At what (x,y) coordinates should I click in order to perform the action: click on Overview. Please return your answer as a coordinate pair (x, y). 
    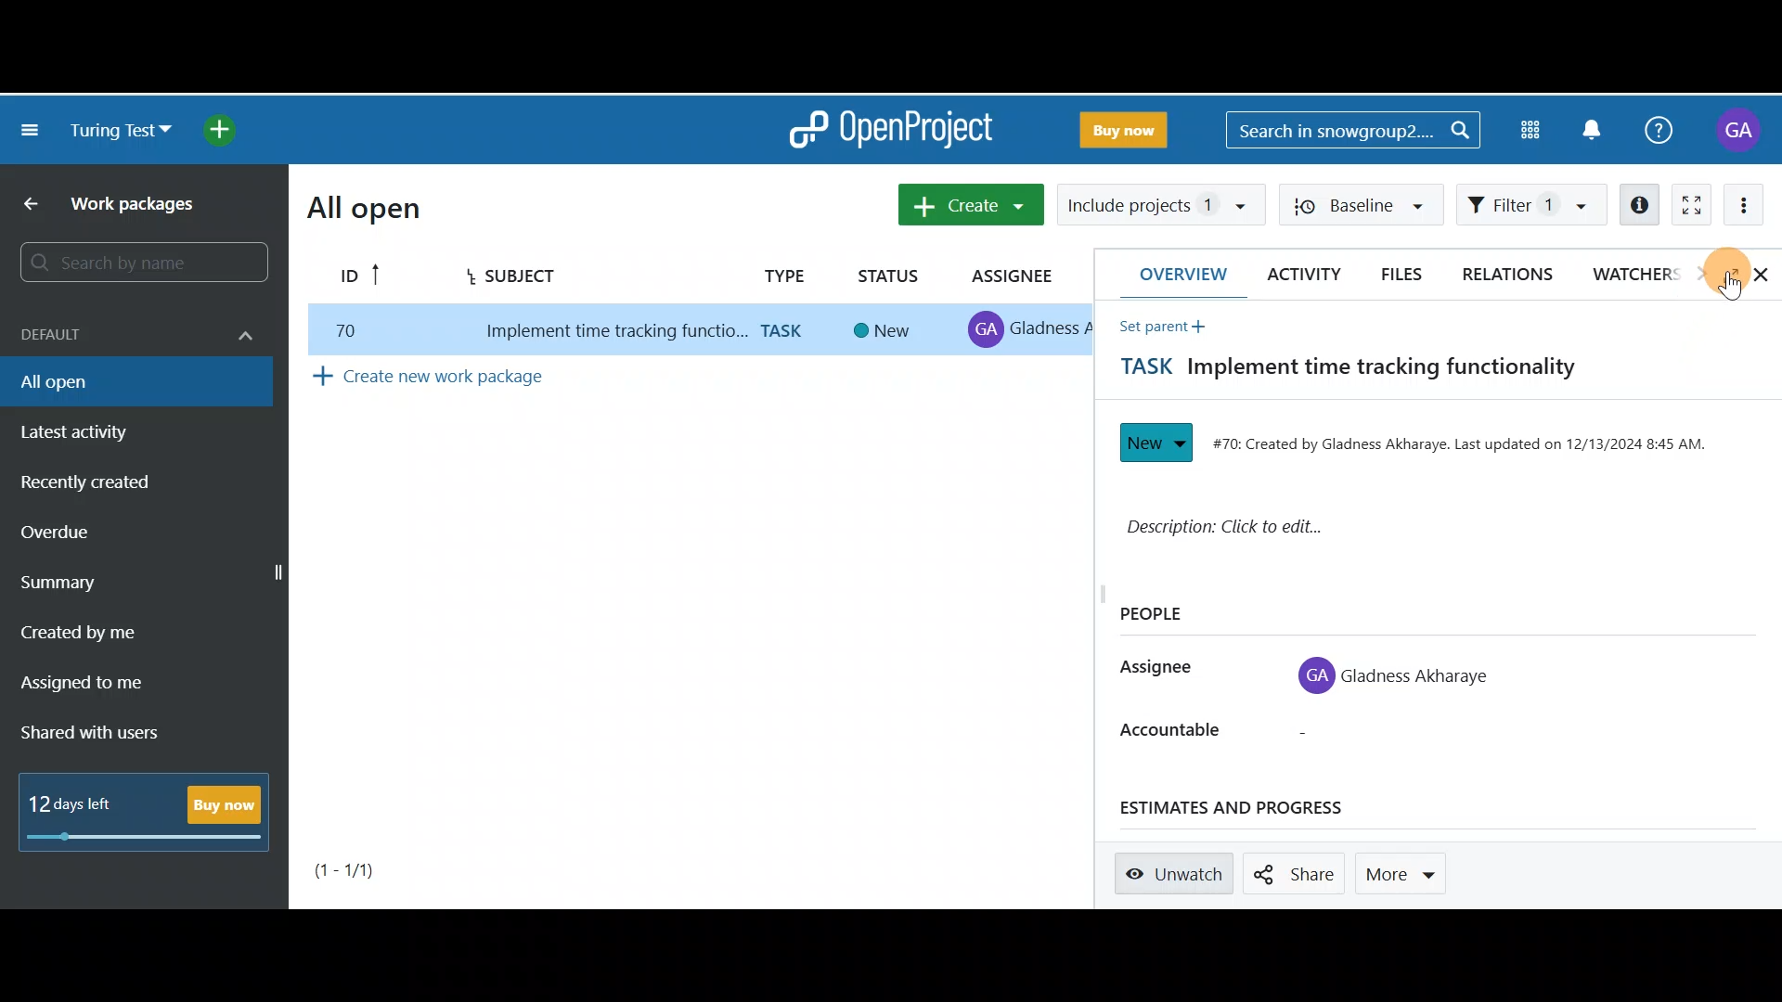
    Looking at the image, I should click on (1182, 275).